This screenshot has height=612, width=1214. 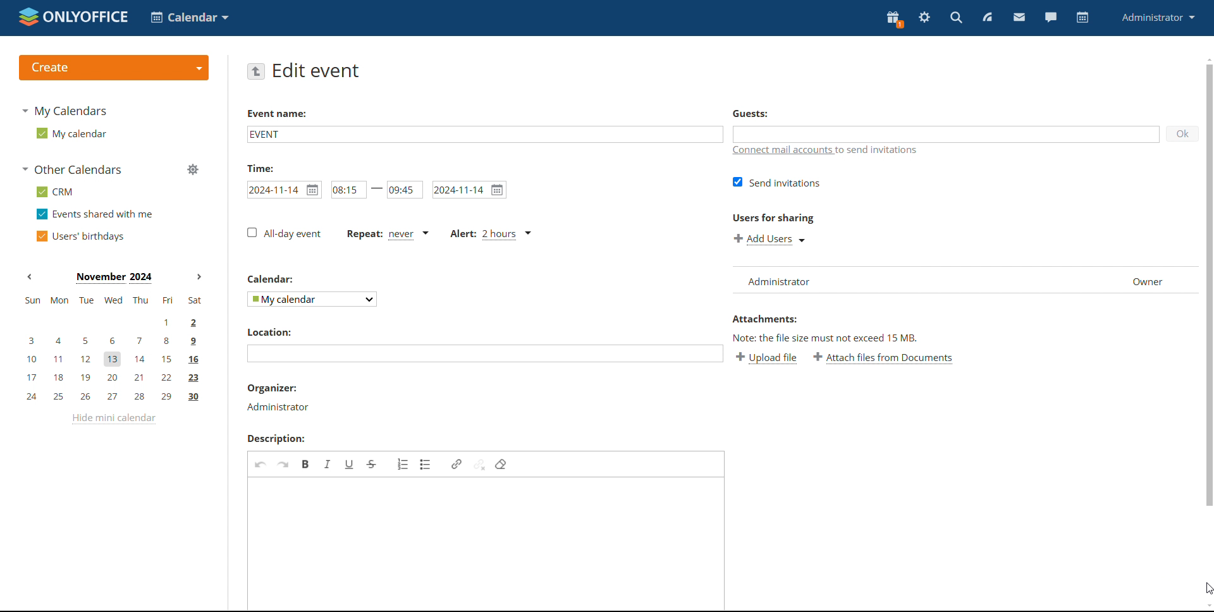 I want to click on add location, so click(x=485, y=354).